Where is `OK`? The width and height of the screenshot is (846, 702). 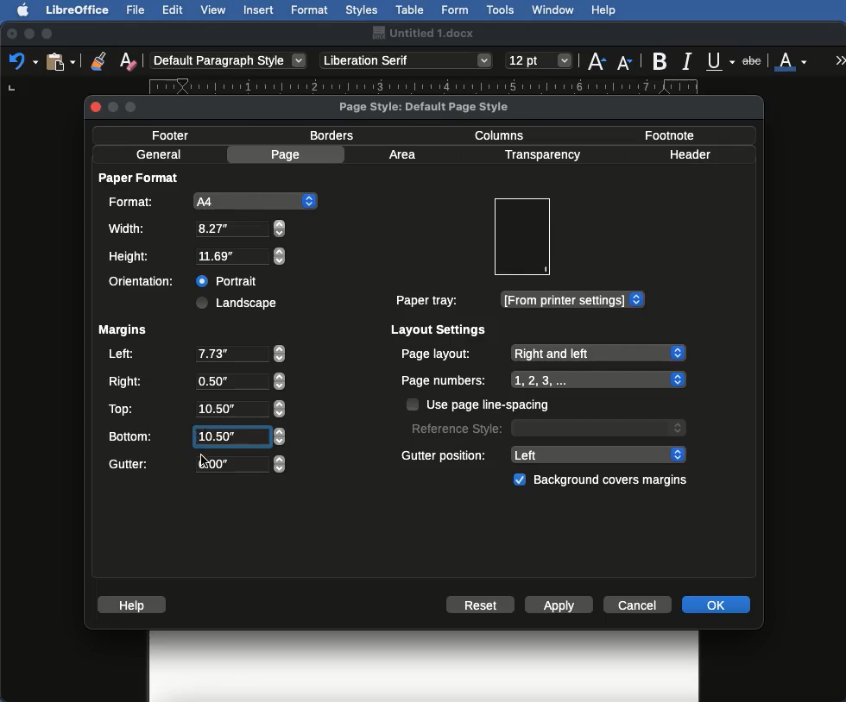 OK is located at coordinates (716, 604).